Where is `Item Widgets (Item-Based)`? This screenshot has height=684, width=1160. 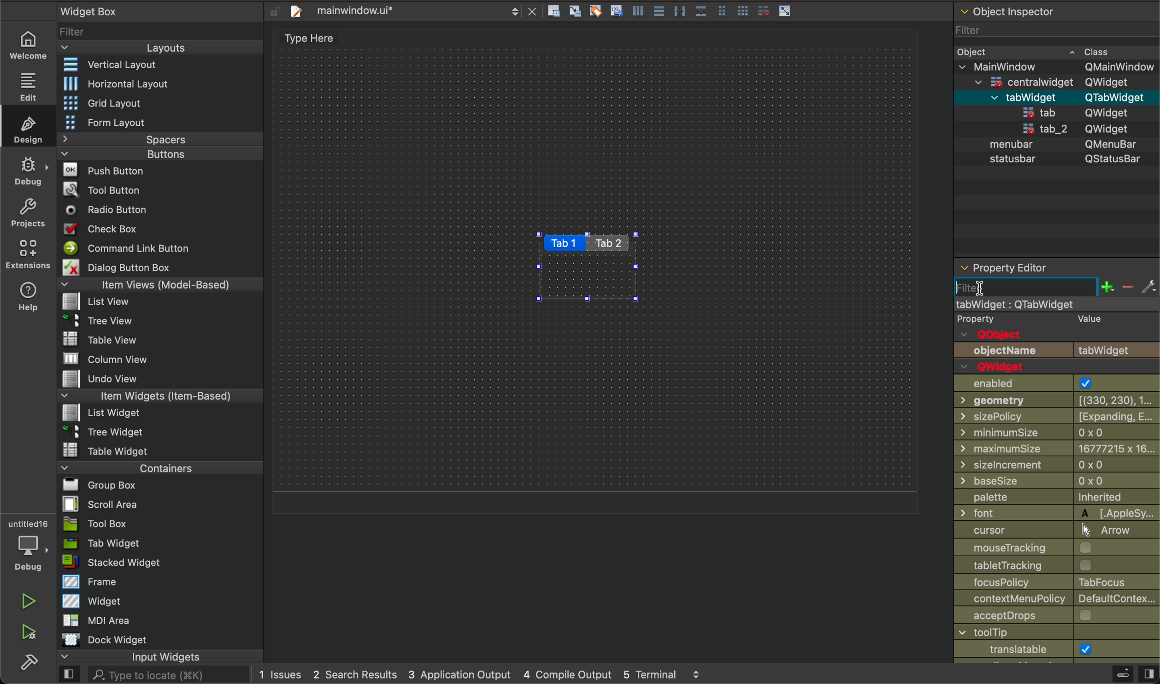 Item Widgets (Item-Based) is located at coordinates (161, 396).